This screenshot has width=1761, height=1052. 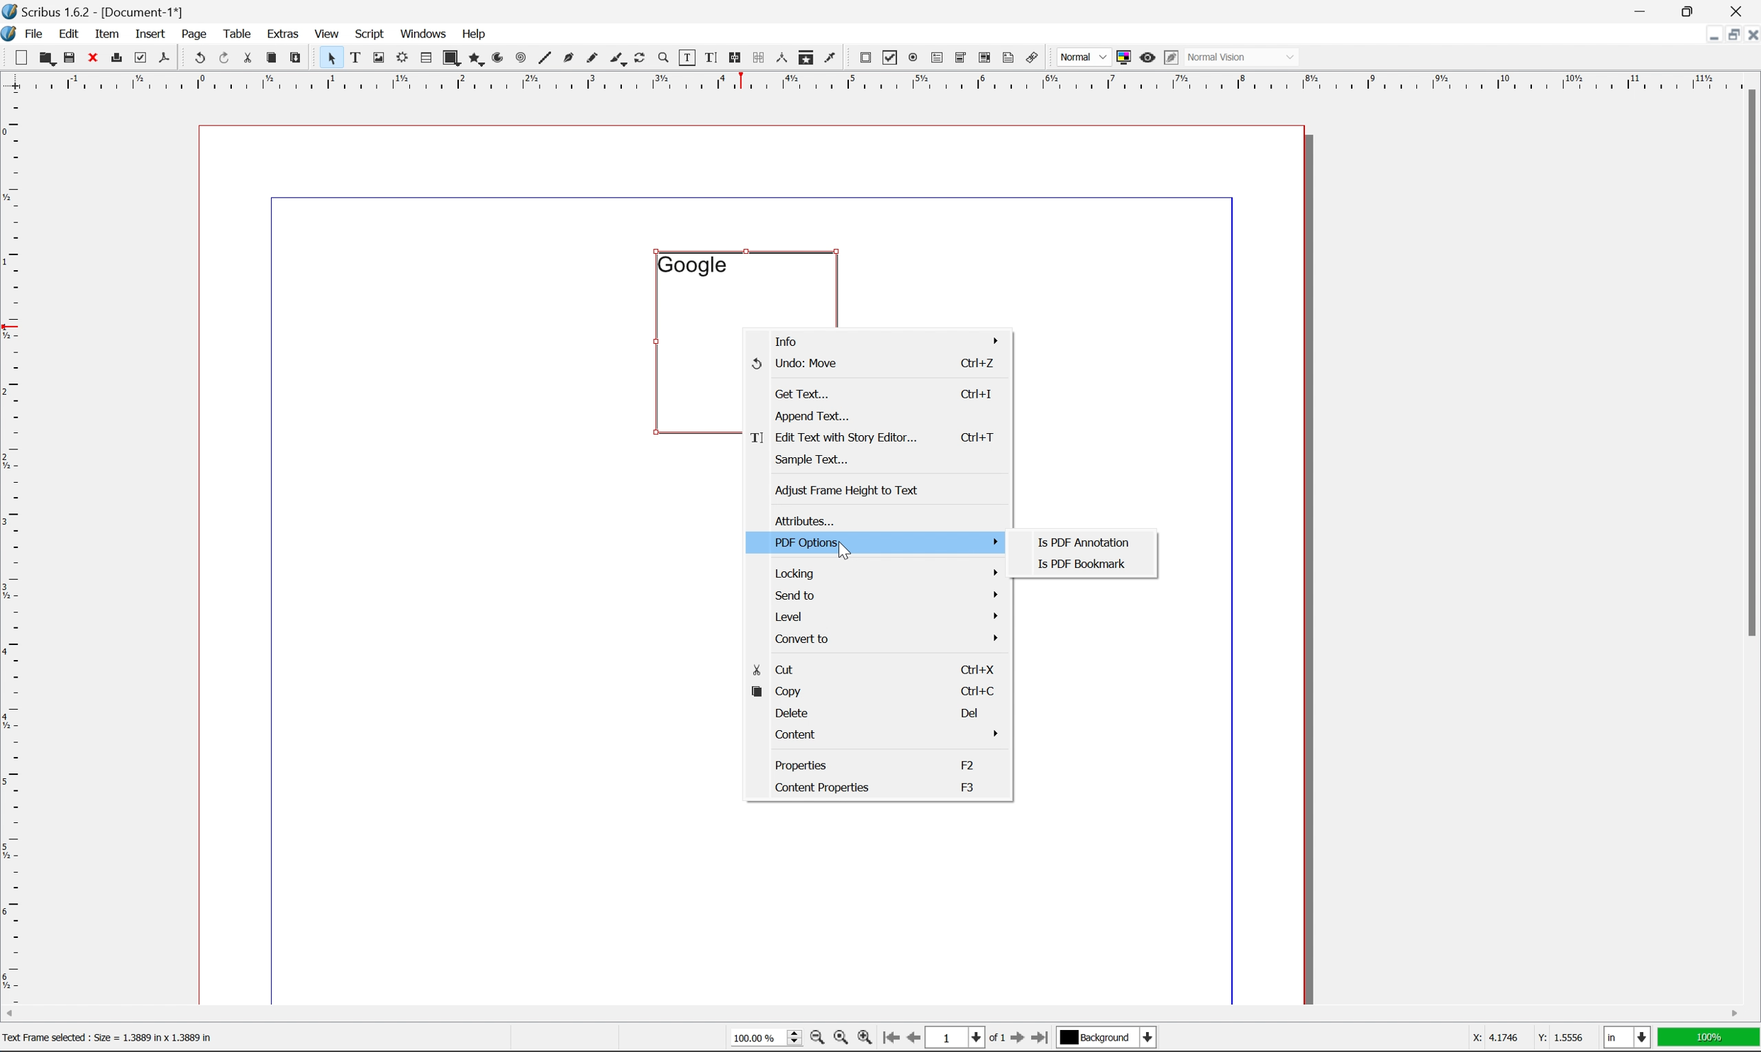 What do you see at coordinates (1039, 1038) in the screenshot?
I see `go to last page` at bounding box center [1039, 1038].